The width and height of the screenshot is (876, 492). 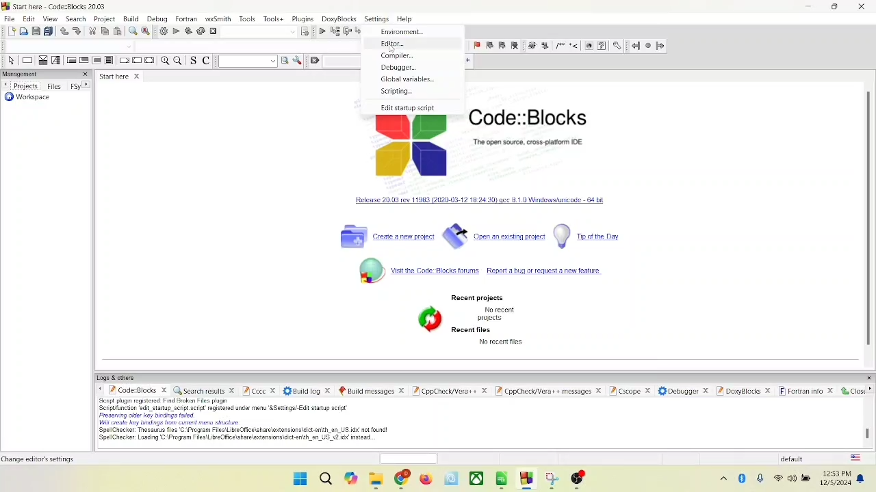 I want to click on search, so click(x=326, y=479).